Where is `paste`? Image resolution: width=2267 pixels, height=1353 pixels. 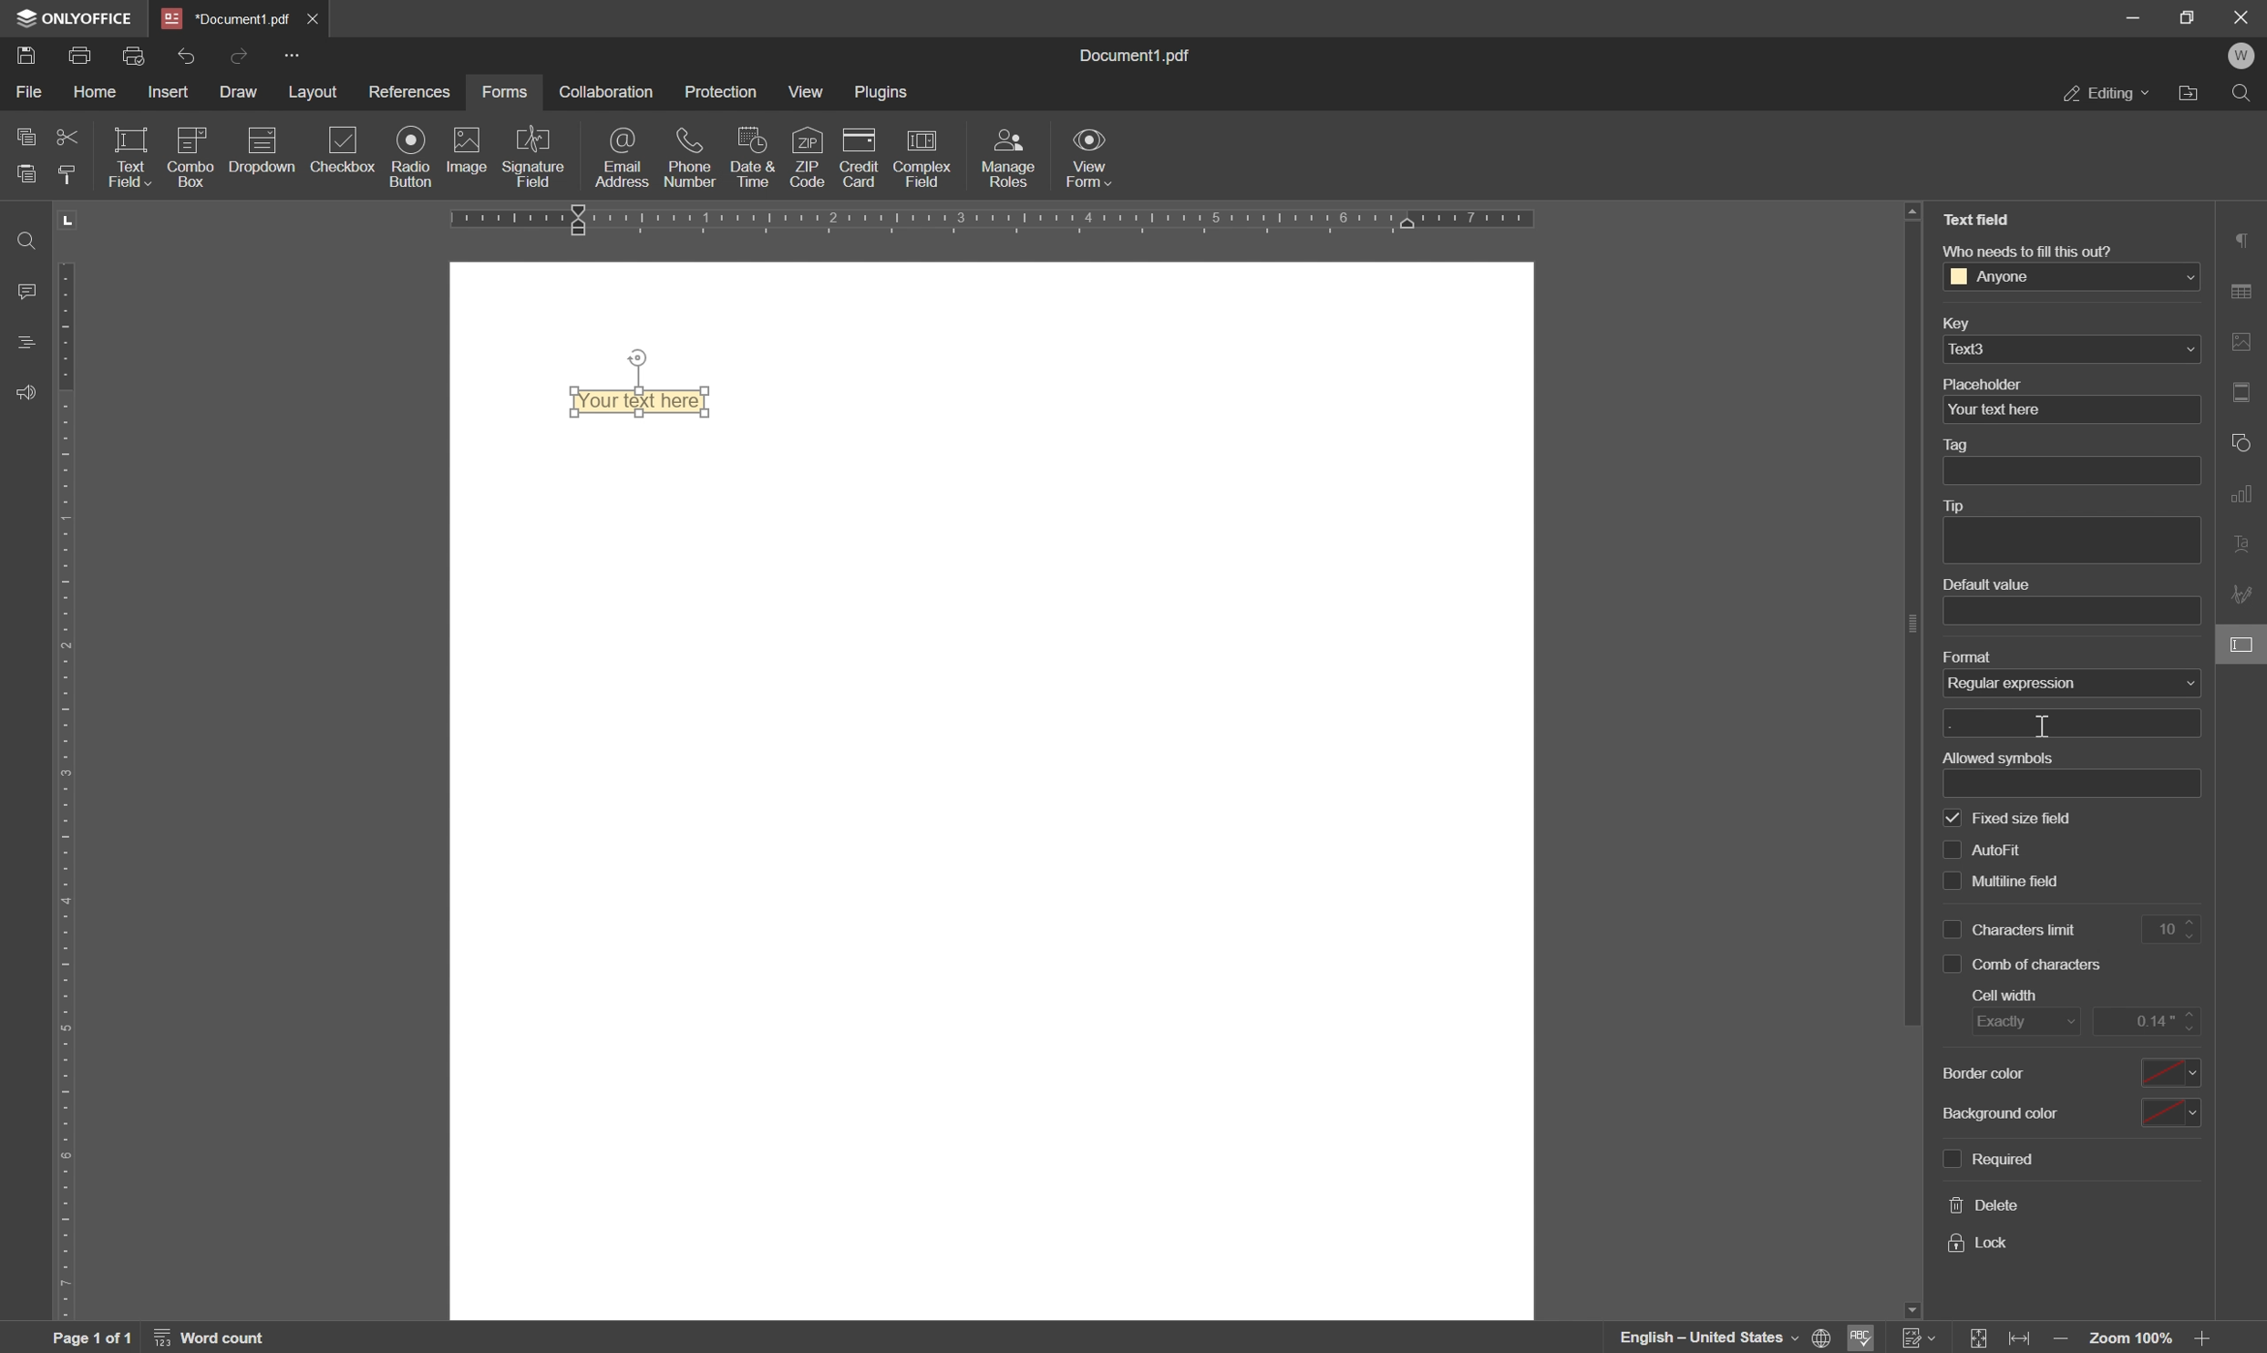 paste is located at coordinates (27, 172).